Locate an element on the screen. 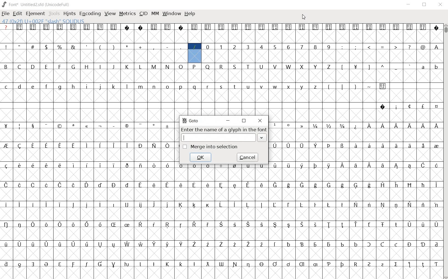 Image resolution: width=448 pixels, height=279 pixels. glyph is located at coordinates (181, 166).